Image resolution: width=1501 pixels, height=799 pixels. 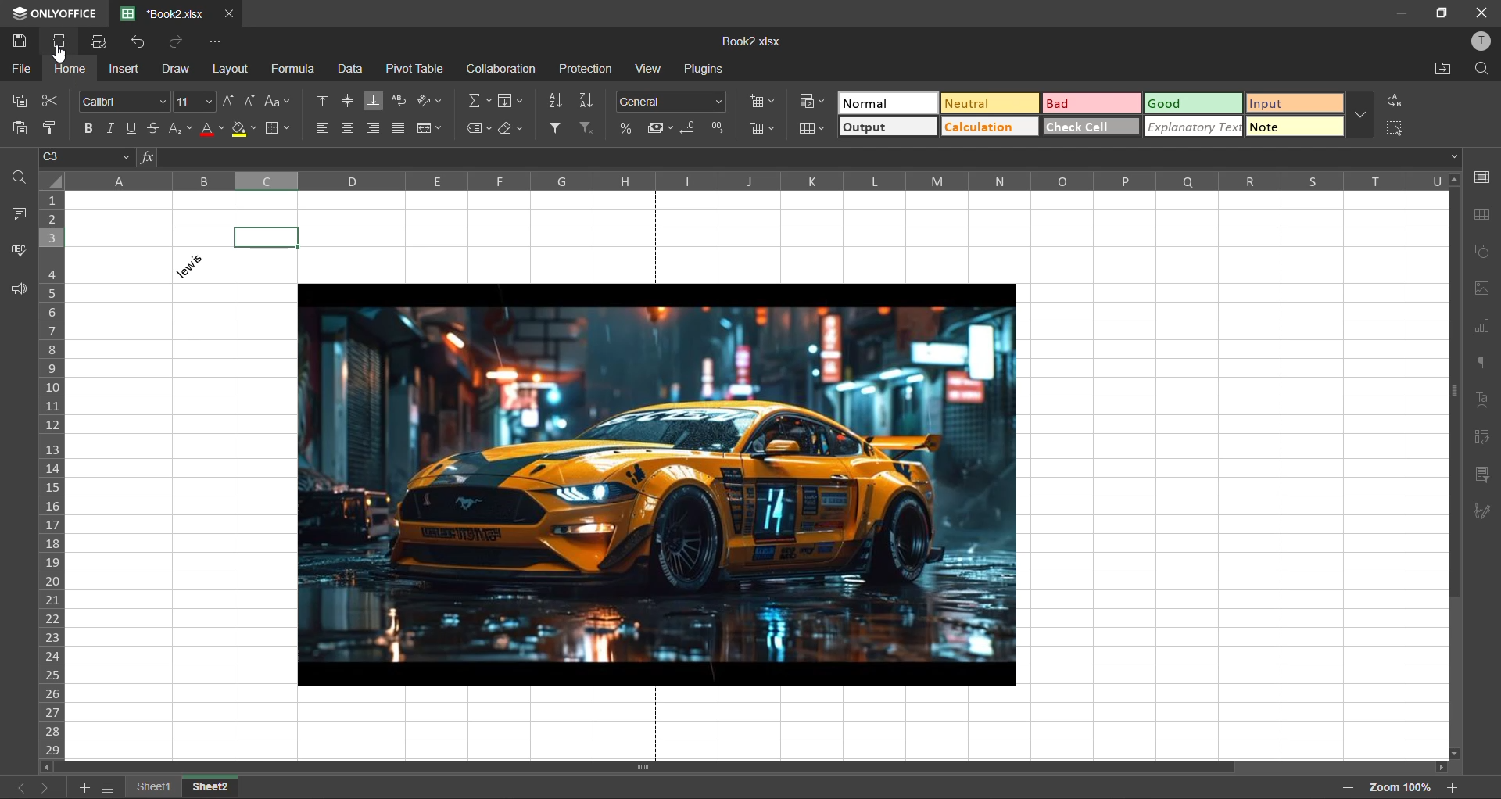 I want to click on bad, so click(x=1093, y=105).